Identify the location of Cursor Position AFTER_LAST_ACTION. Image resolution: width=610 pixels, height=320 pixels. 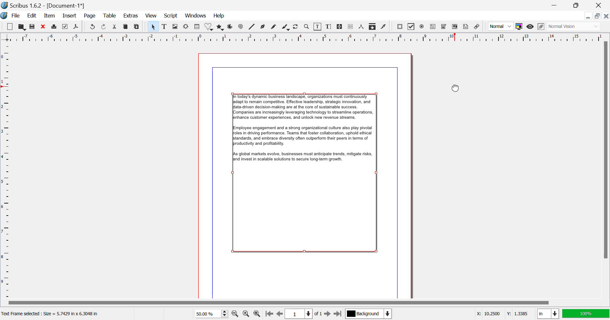
(457, 88).